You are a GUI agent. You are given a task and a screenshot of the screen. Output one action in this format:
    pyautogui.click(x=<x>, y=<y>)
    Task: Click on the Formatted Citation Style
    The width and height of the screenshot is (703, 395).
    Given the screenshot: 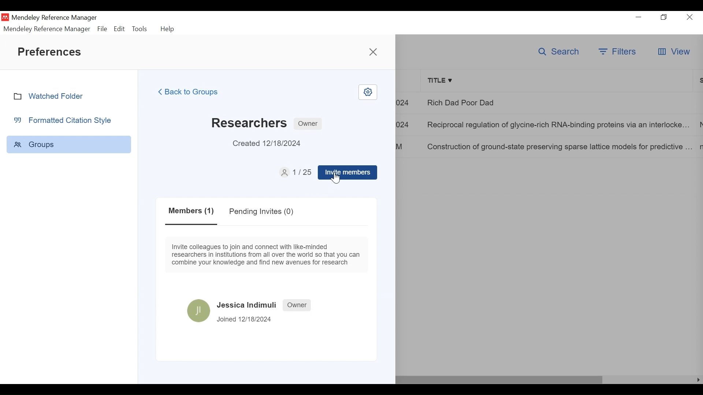 What is the action you would take?
    pyautogui.click(x=66, y=120)
    